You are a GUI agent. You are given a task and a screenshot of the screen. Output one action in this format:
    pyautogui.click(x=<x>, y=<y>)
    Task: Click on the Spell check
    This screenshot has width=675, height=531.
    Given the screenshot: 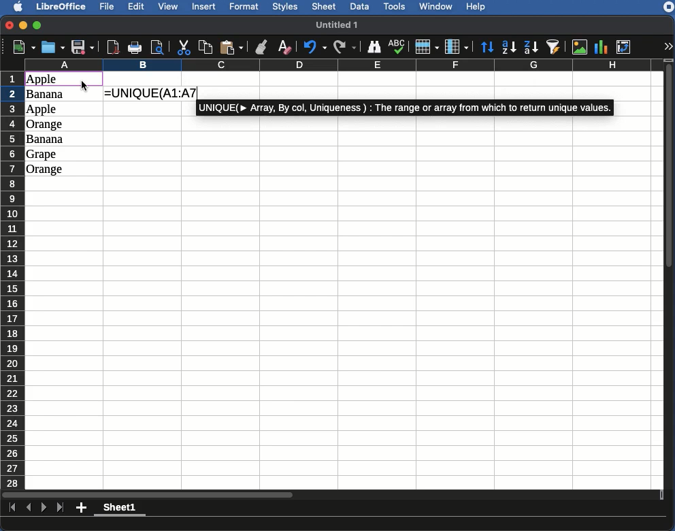 What is the action you would take?
    pyautogui.click(x=397, y=47)
    